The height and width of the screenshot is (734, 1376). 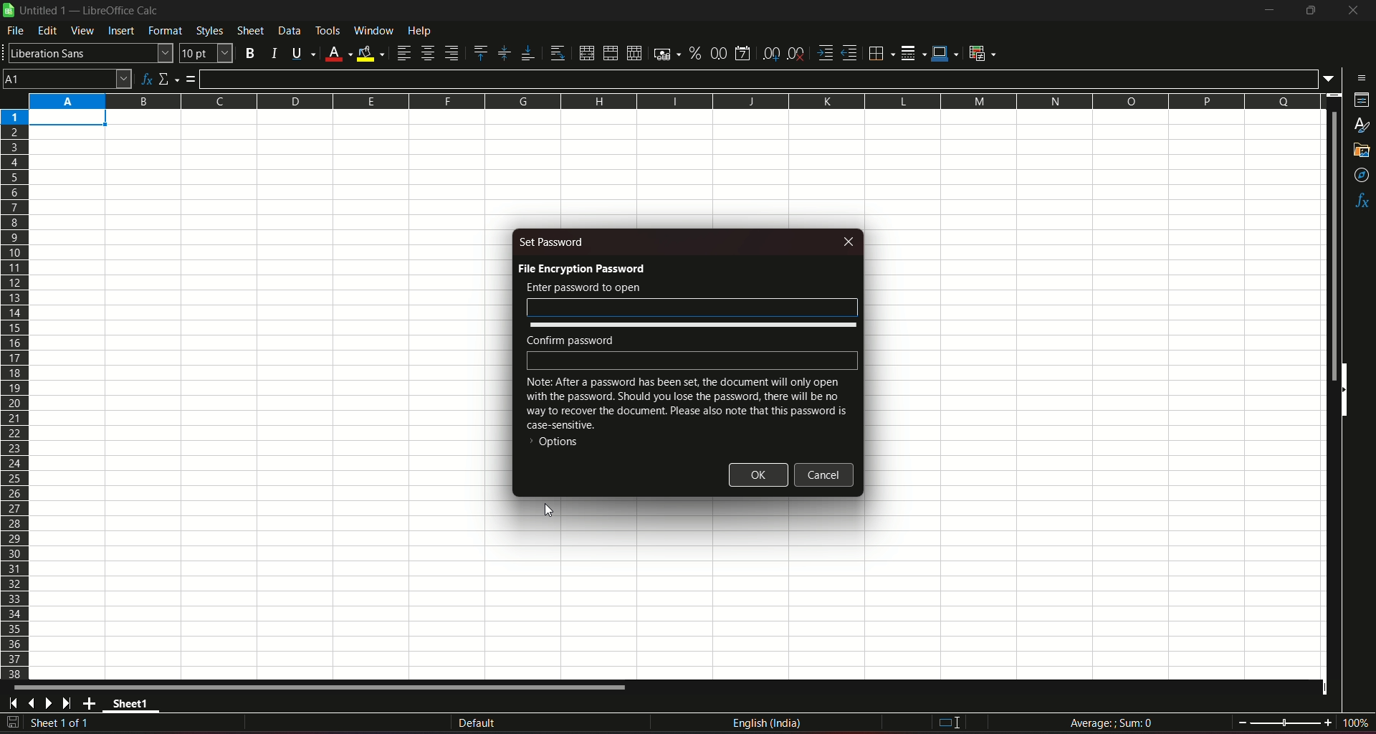 What do you see at coordinates (1362, 126) in the screenshot?
I see `styles` at bounding box center [1362, 126].